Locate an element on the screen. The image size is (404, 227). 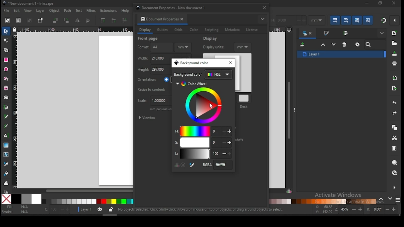
width is located at coordinates (153, 58).